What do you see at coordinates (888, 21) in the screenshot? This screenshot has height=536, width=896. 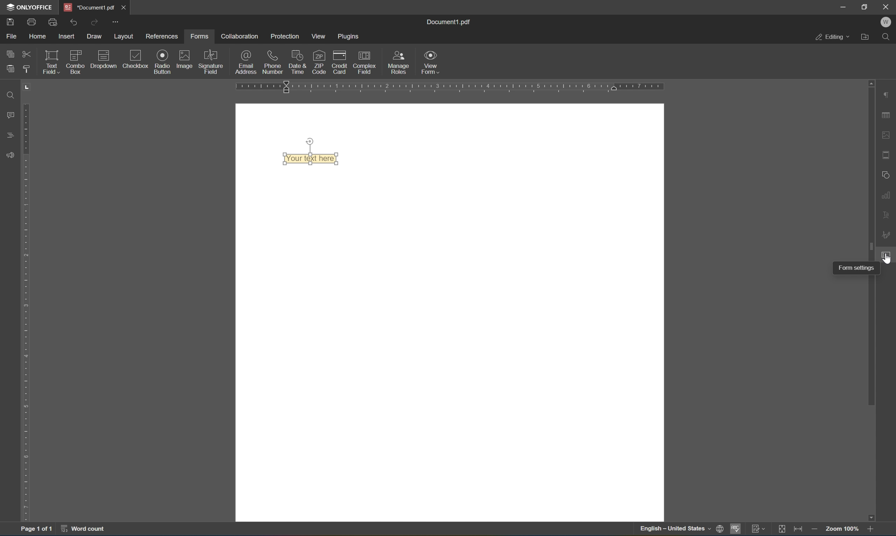 I see `W` at bounding box center [888, 21].